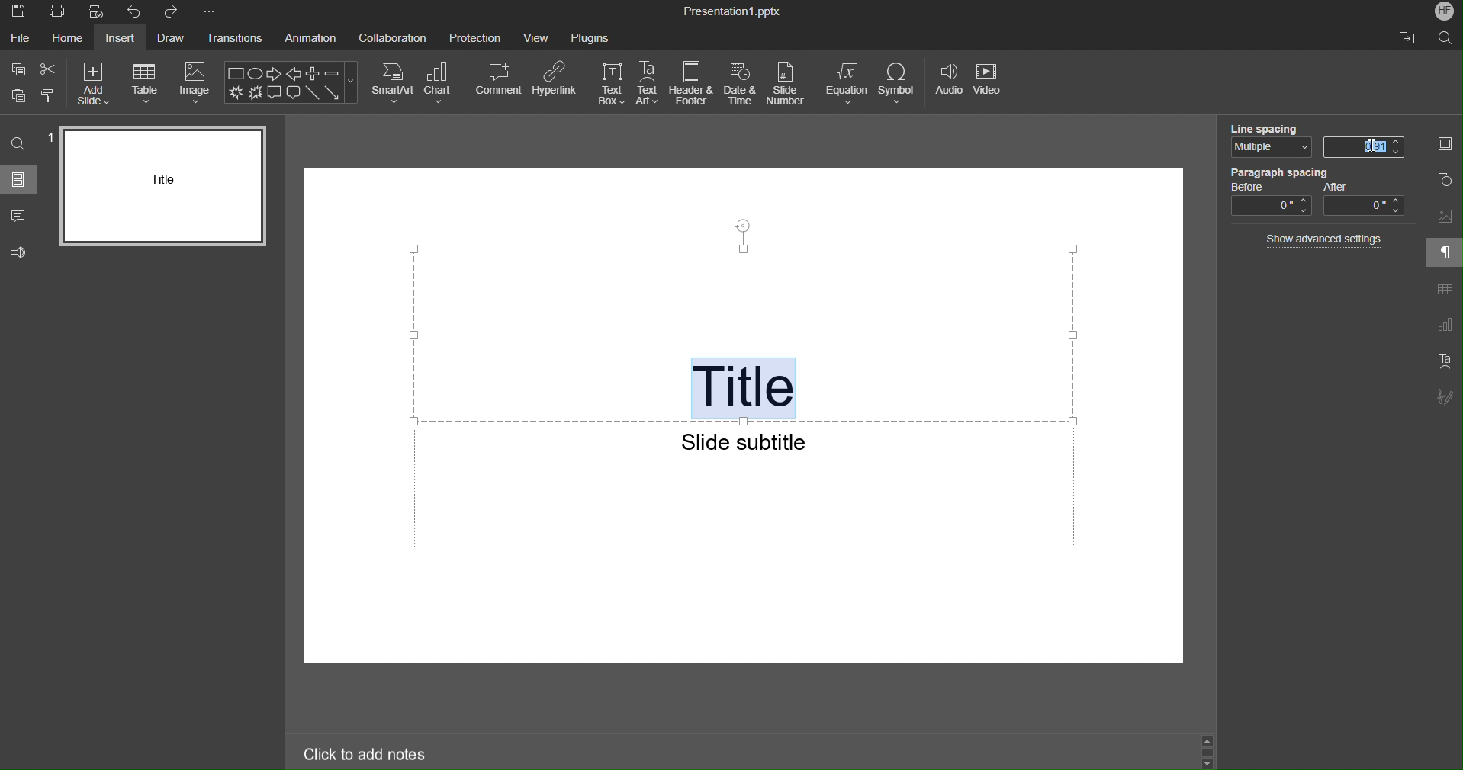 The height and width of the screenshot is (770, 1463). I want to click on Save, so click(17, 12).